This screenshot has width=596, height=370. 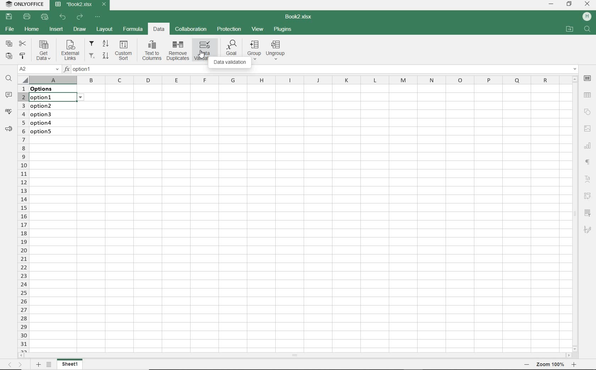 What do you see at coordinates (551, 364) in the screenshot?
I see `Zoom 100%` at bounding box center [551, 364].